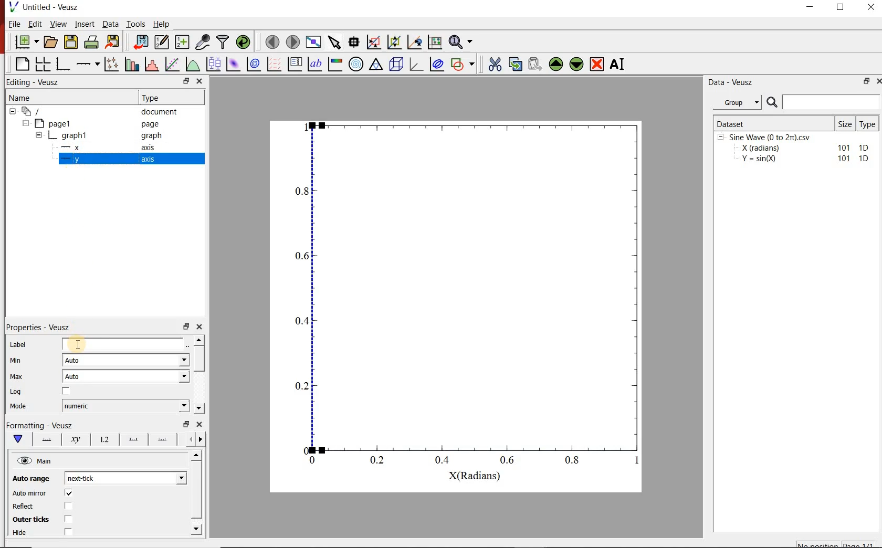 The width and height of the screenshot is (882, 548). I want to click on add an axis, so click(88, 64).